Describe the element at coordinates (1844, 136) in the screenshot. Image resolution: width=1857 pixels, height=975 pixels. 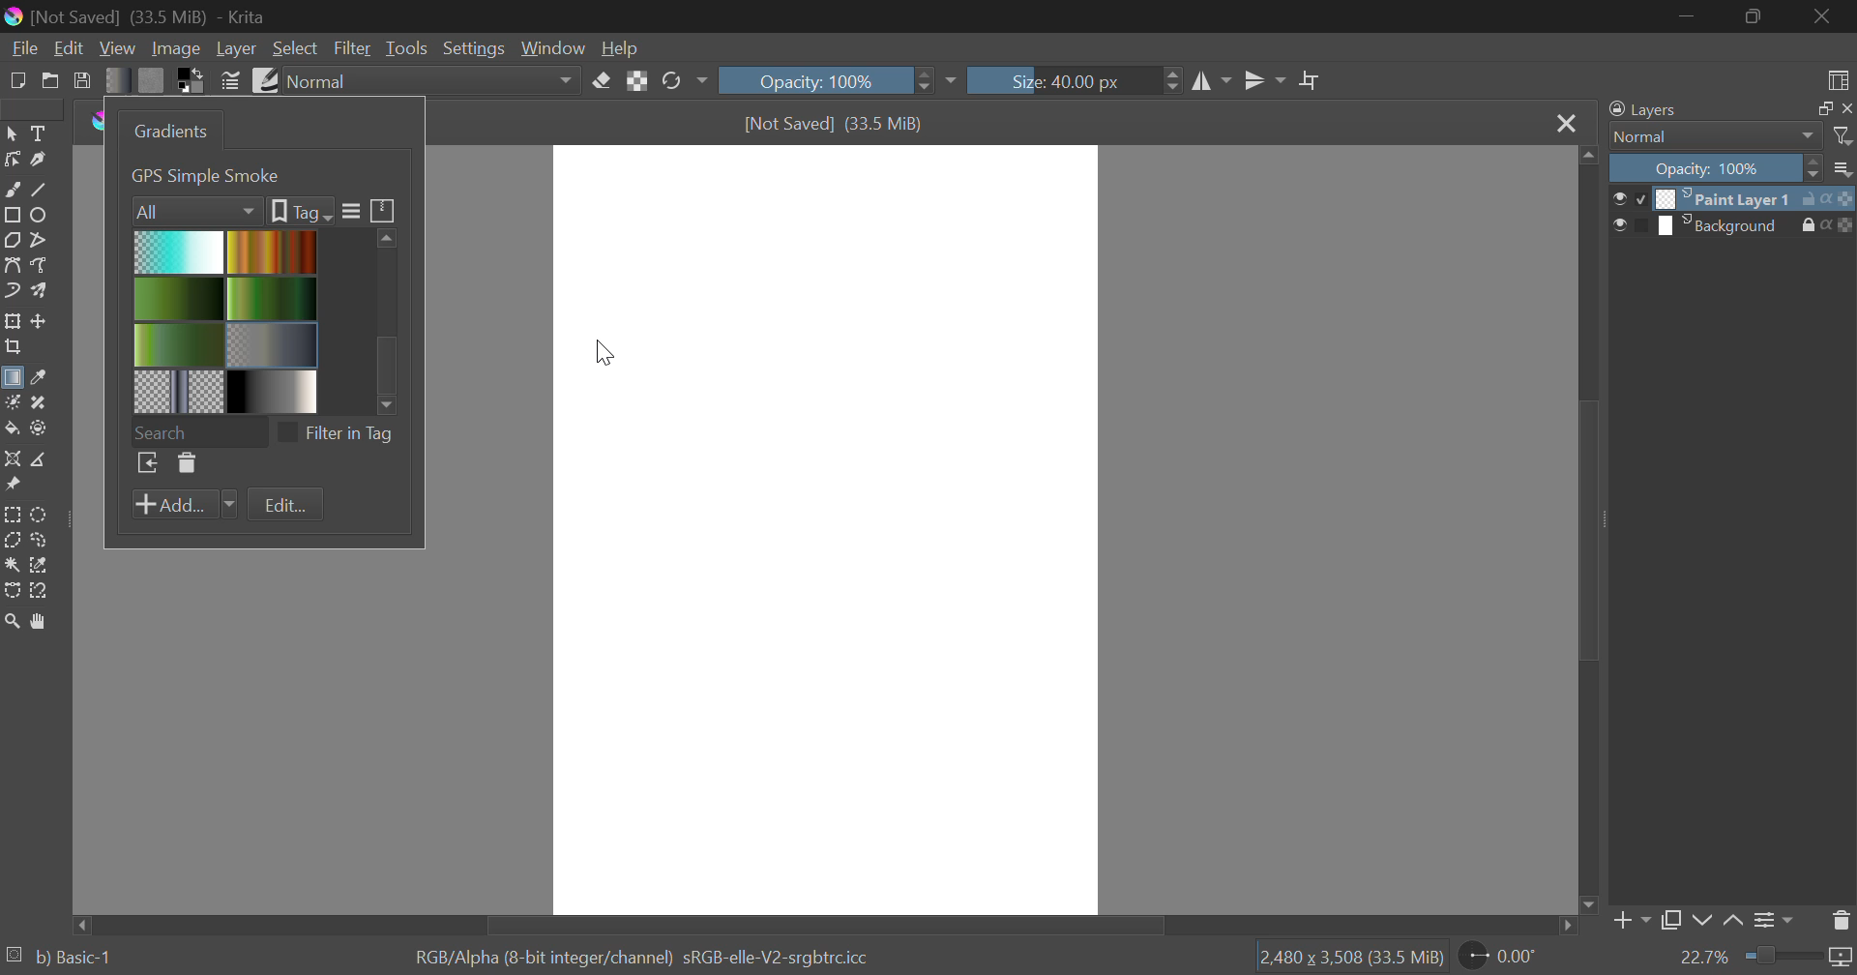
I see `filter` at that location.